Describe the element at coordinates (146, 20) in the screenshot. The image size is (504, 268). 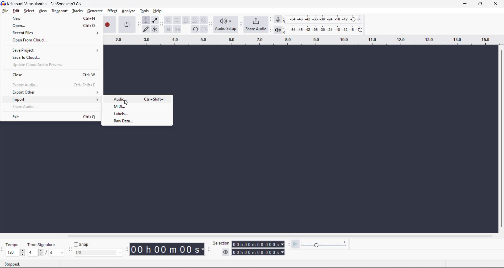
I see `selection tool` at that location.